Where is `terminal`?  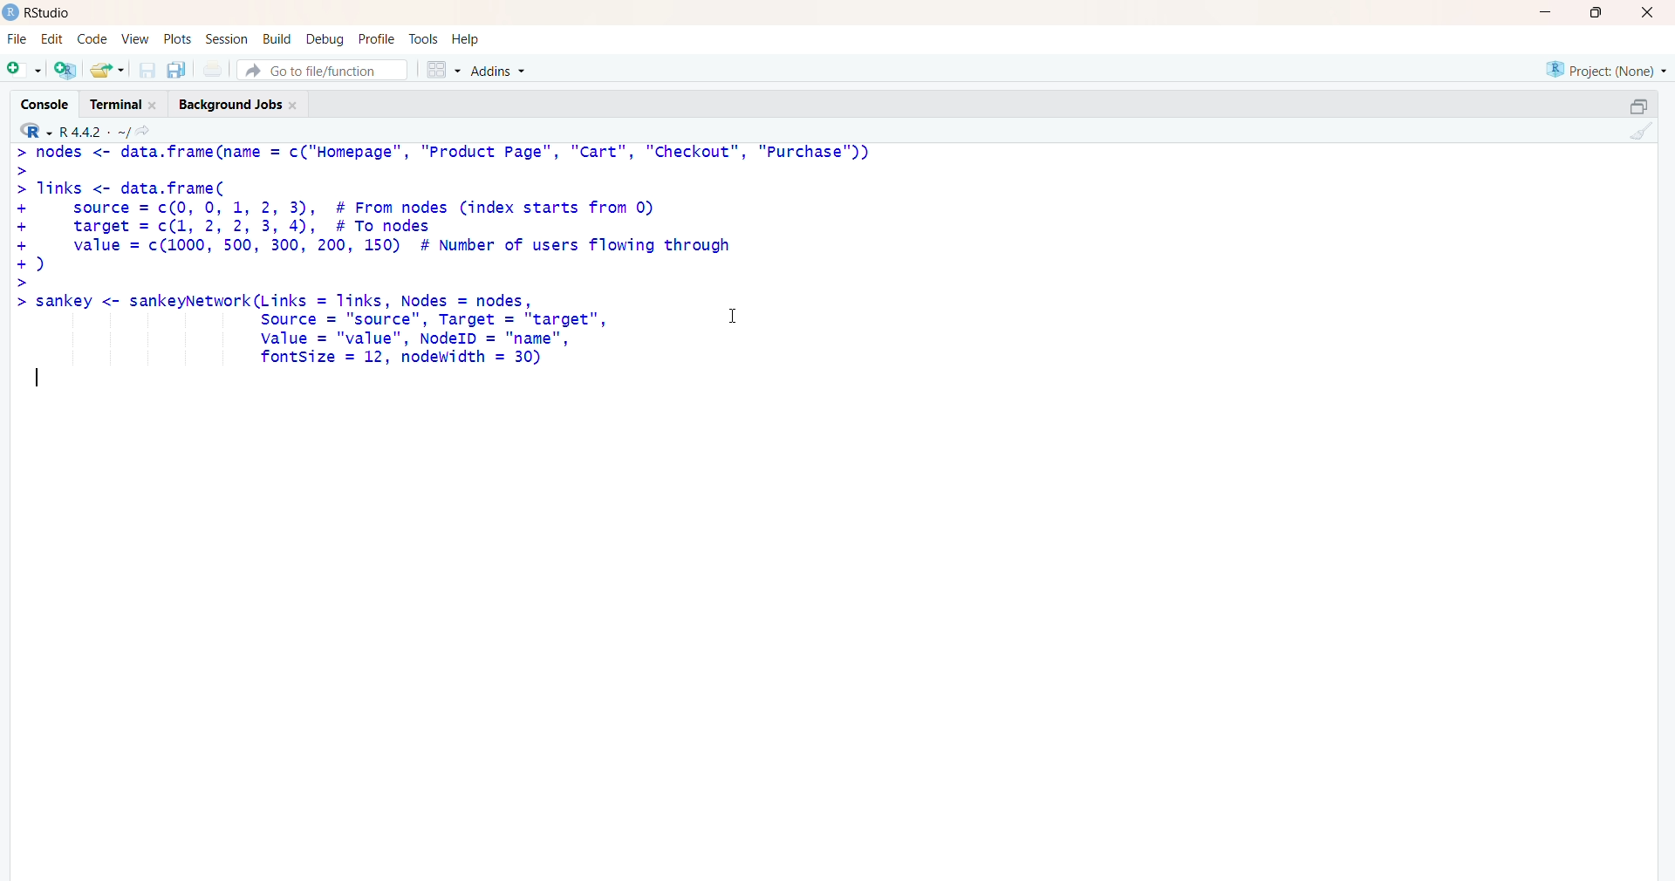
terminal is located at coordinates (120, 104).